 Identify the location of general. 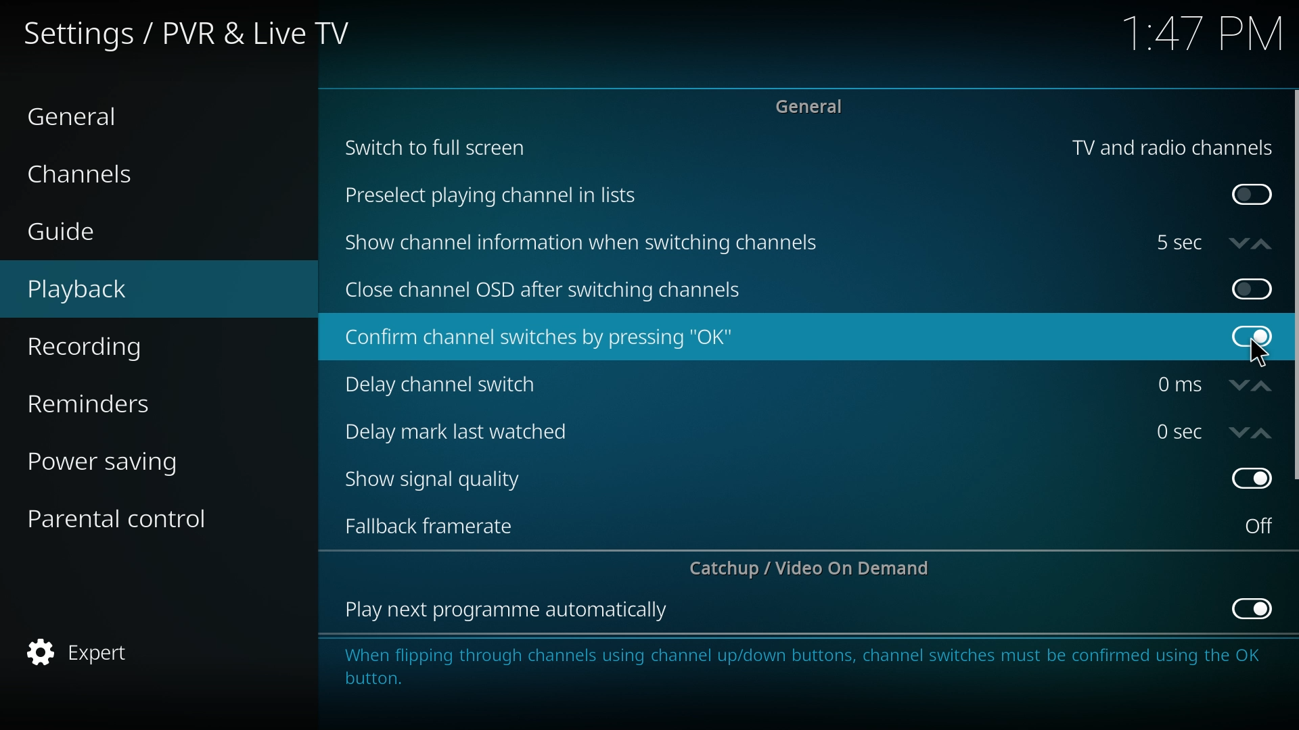
(95, 115).